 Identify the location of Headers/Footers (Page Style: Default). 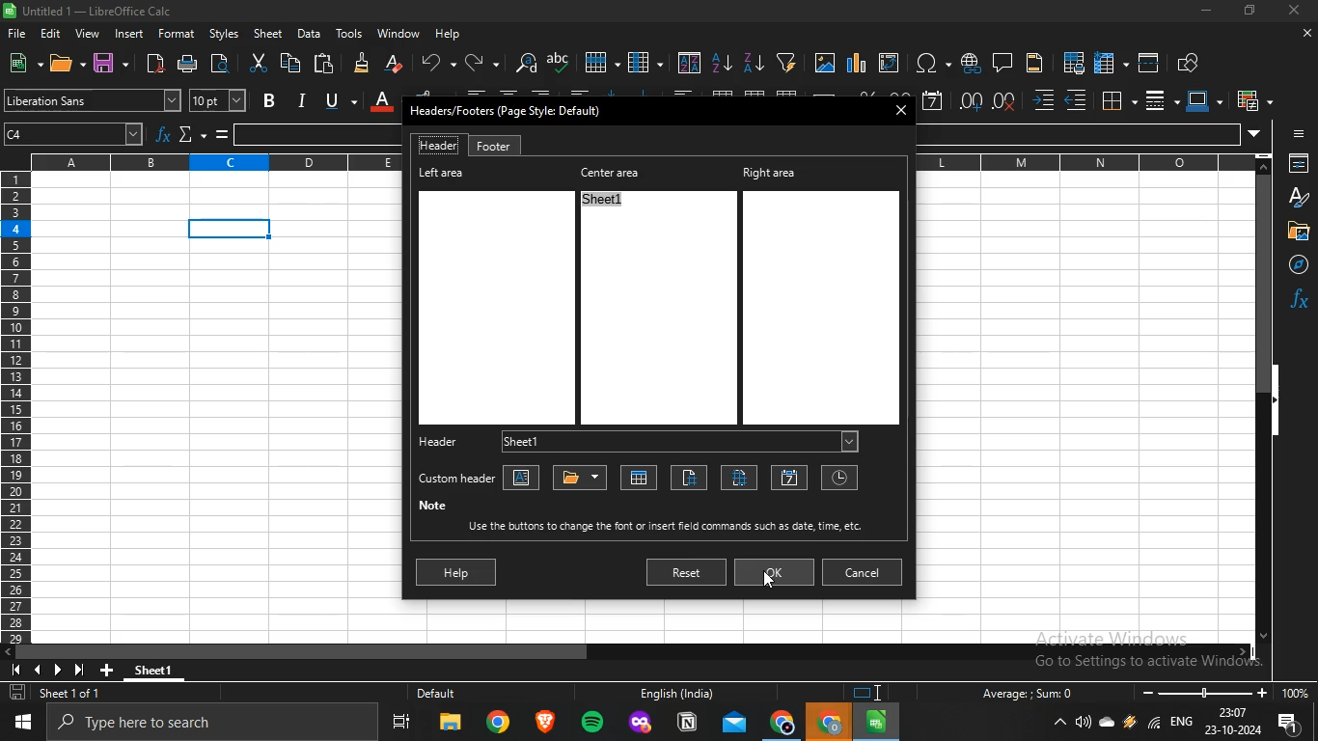
(508, 110).